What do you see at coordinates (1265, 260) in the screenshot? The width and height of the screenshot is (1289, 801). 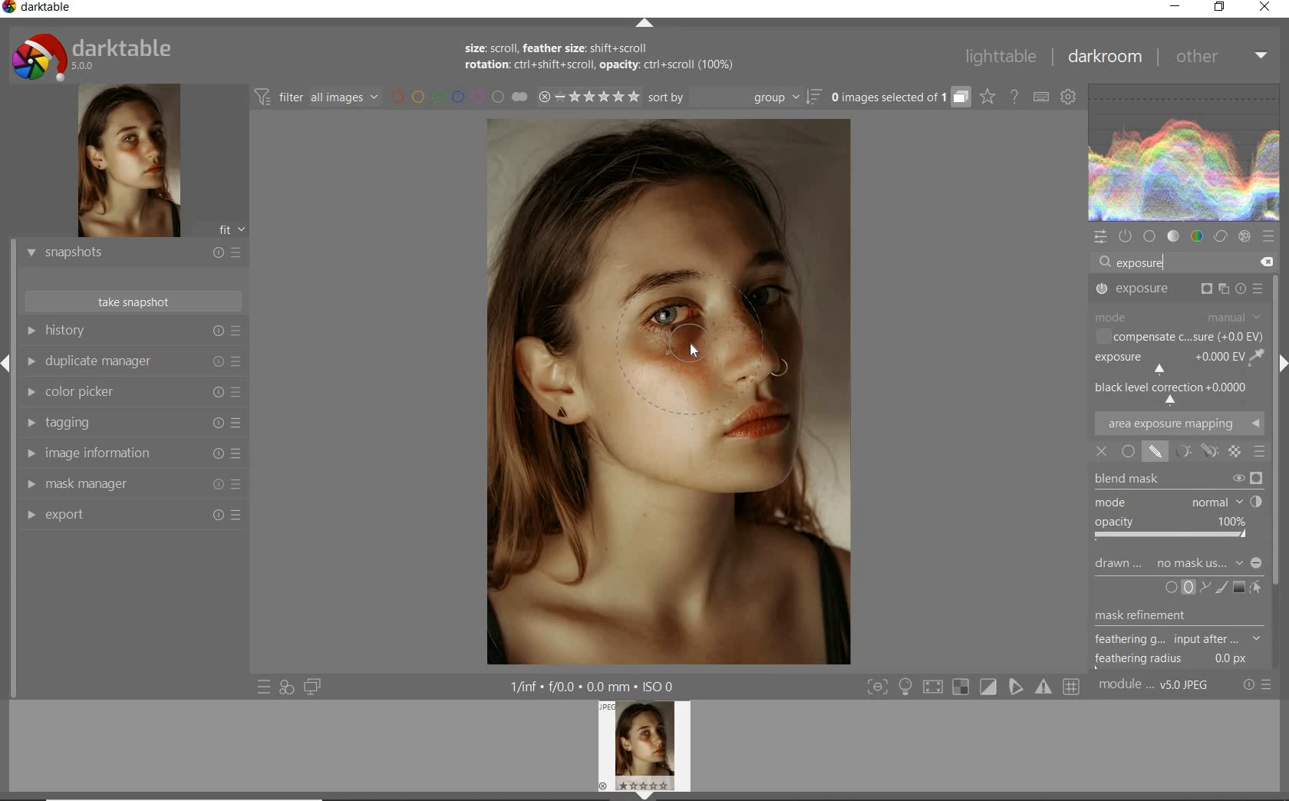 I see `DELETE` at bounding box center [1265, 260].